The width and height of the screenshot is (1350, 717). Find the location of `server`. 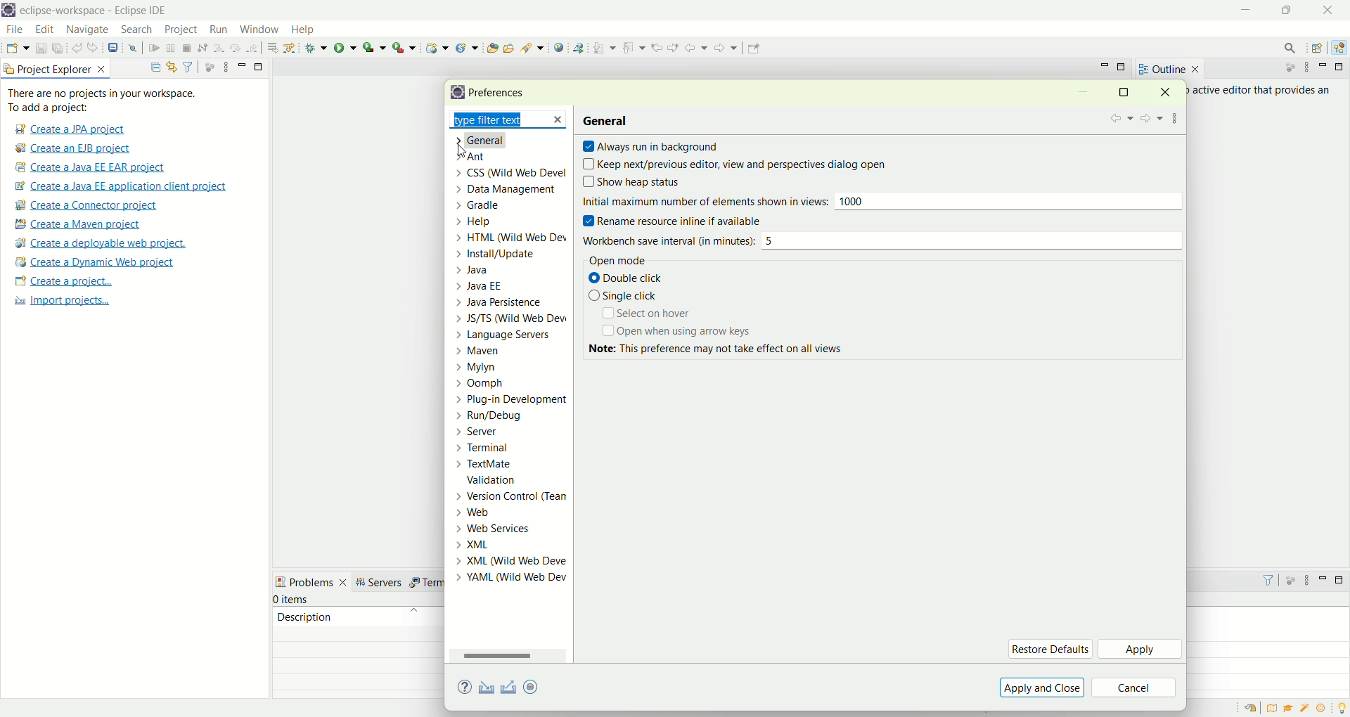

server is located at coordinates (511, 434).